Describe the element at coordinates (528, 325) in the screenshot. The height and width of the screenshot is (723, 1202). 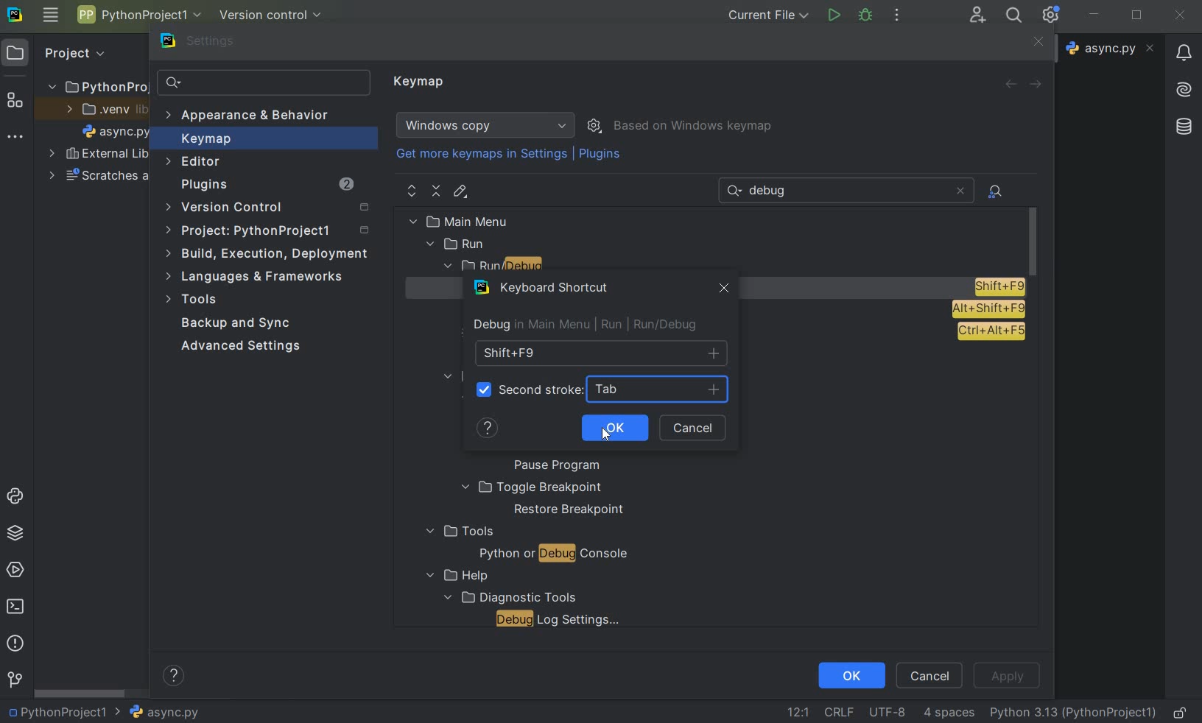
I see `debug inmain menu` at that location.